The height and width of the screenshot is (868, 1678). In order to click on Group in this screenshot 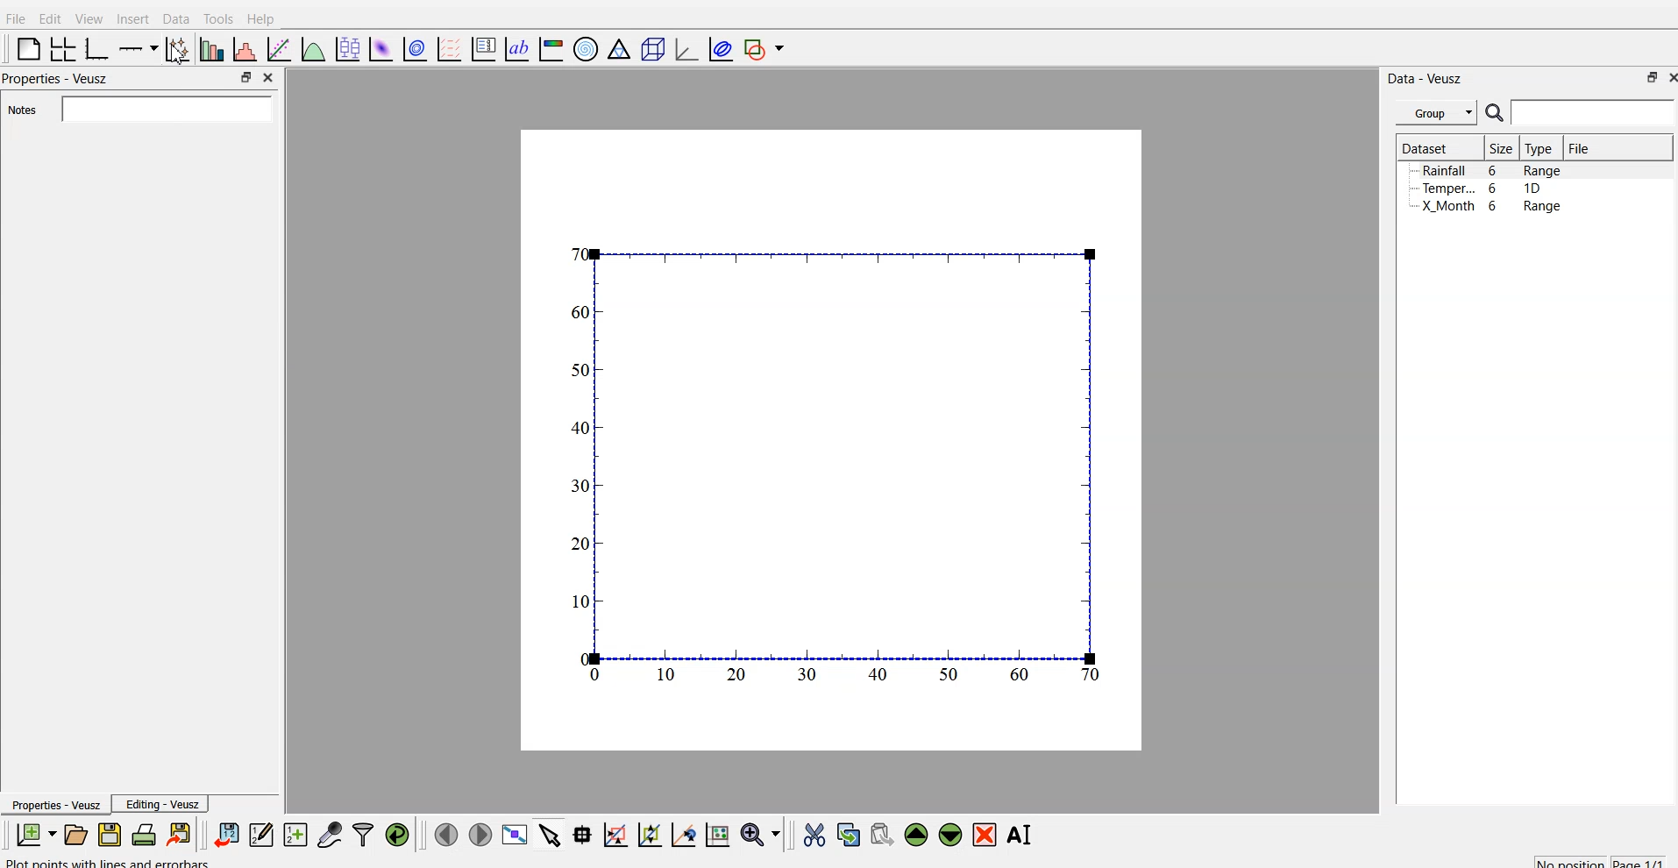, I will do `click(1436, 113)`.